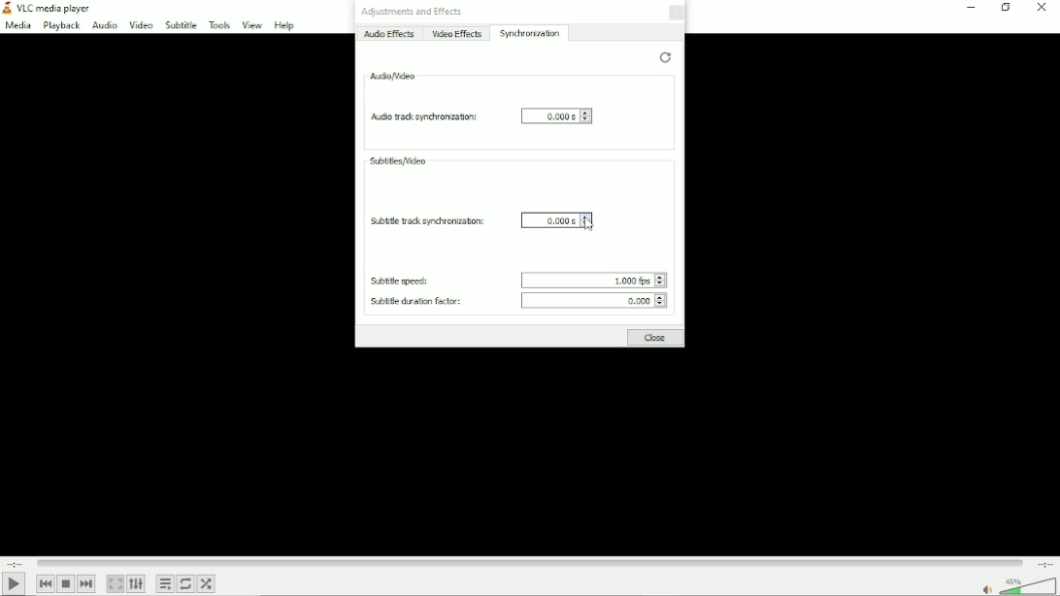 This screenshot has height=596, width=1060. I want to click on Video effects, so click(457, 35).